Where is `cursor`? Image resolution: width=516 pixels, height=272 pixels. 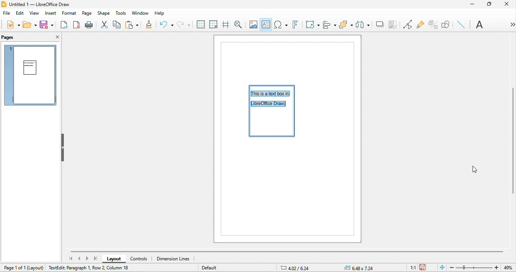
cursor is located at coordinates (475, 169).